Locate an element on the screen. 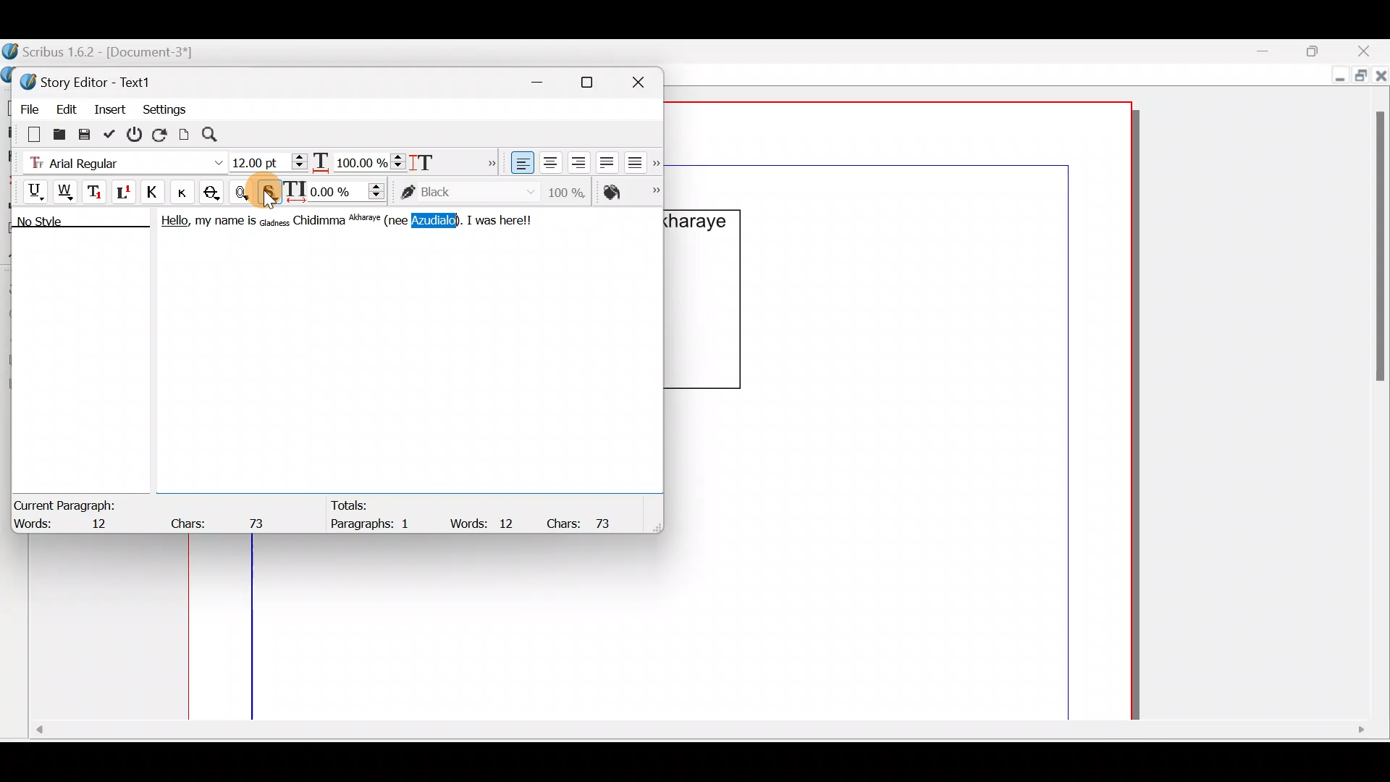 The width and height of the screenshot is (1390, 782). Maximize is located at coordinates (596, 82).